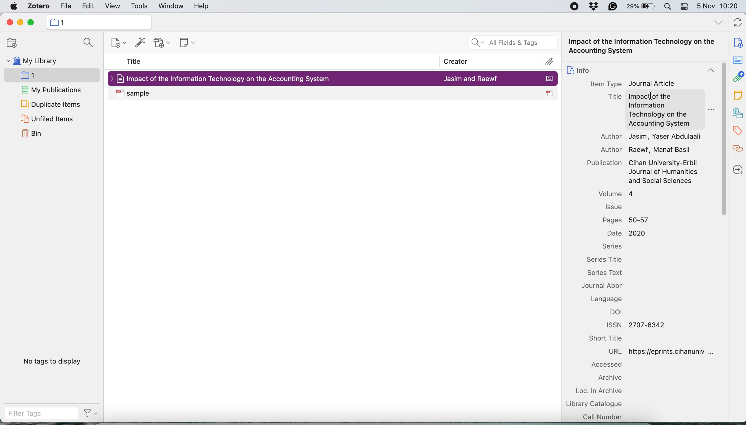 The image size is (746, 425). Describe the element at coordinates (646, 150) in the screenshot. I see `Author Raewf, Manaf Basil` at that location.